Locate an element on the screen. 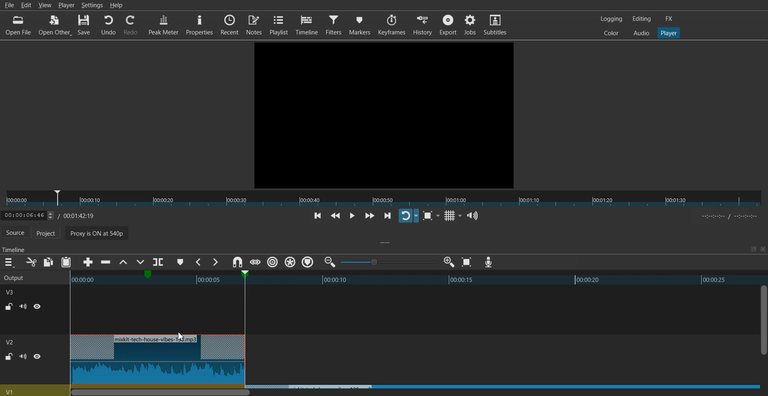 This screenshot has width=768, height=396. Toggle play or pause is located at coordinates (352, 216).